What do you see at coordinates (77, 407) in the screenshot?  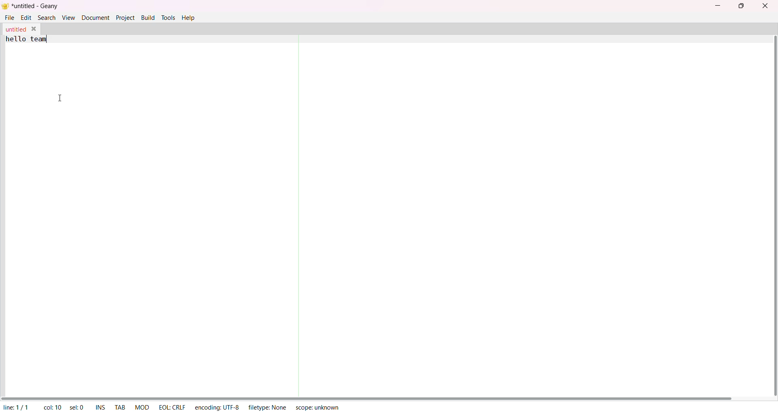 I see `sel: 0` at bounding box center [77, 407].